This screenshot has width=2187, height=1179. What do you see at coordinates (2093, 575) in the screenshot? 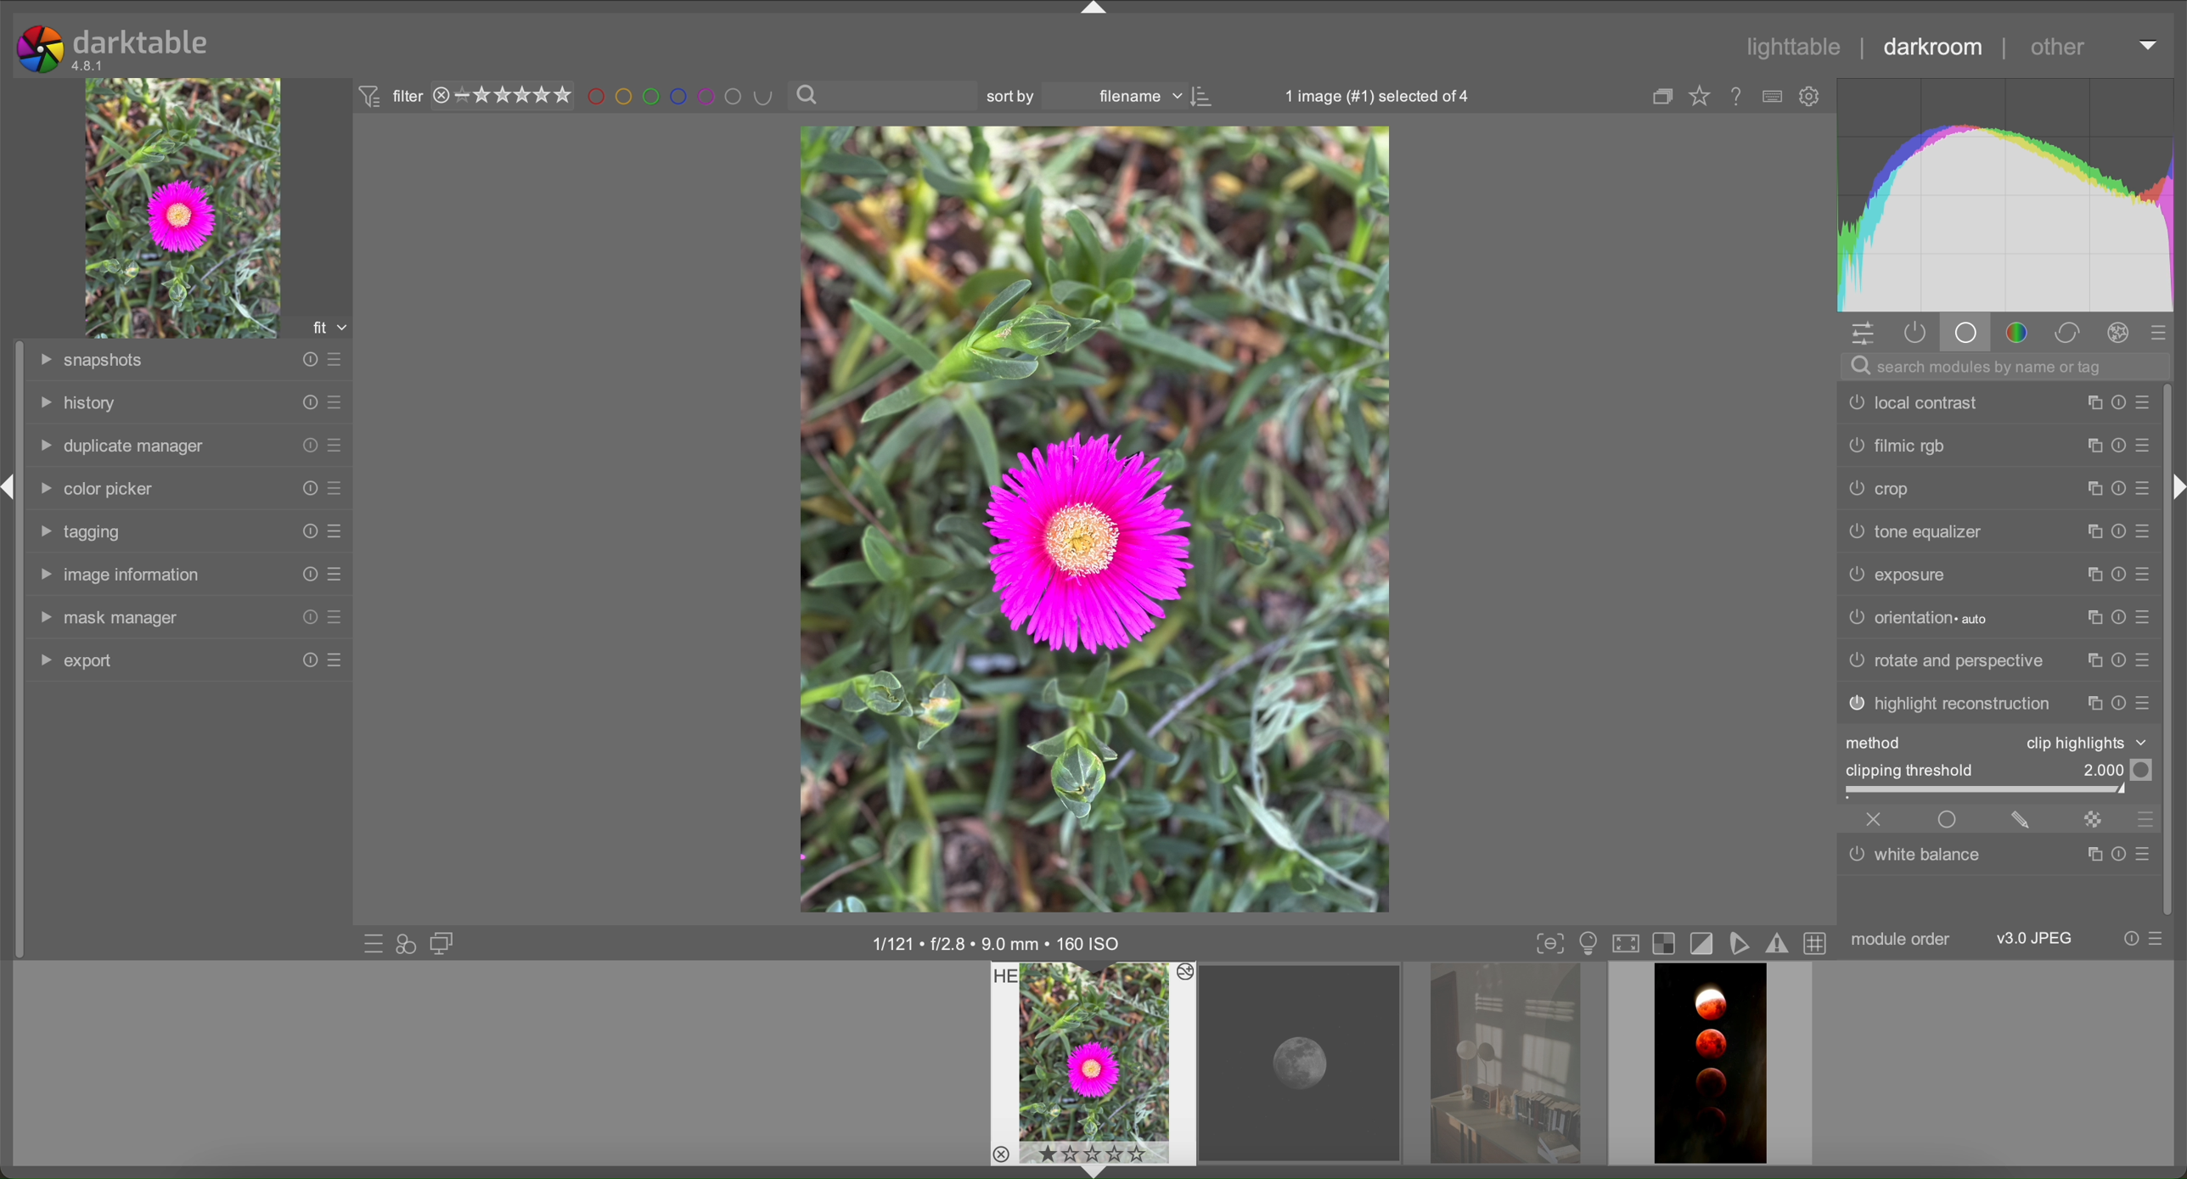
I see `copy` at bounding box center [2093, 575].